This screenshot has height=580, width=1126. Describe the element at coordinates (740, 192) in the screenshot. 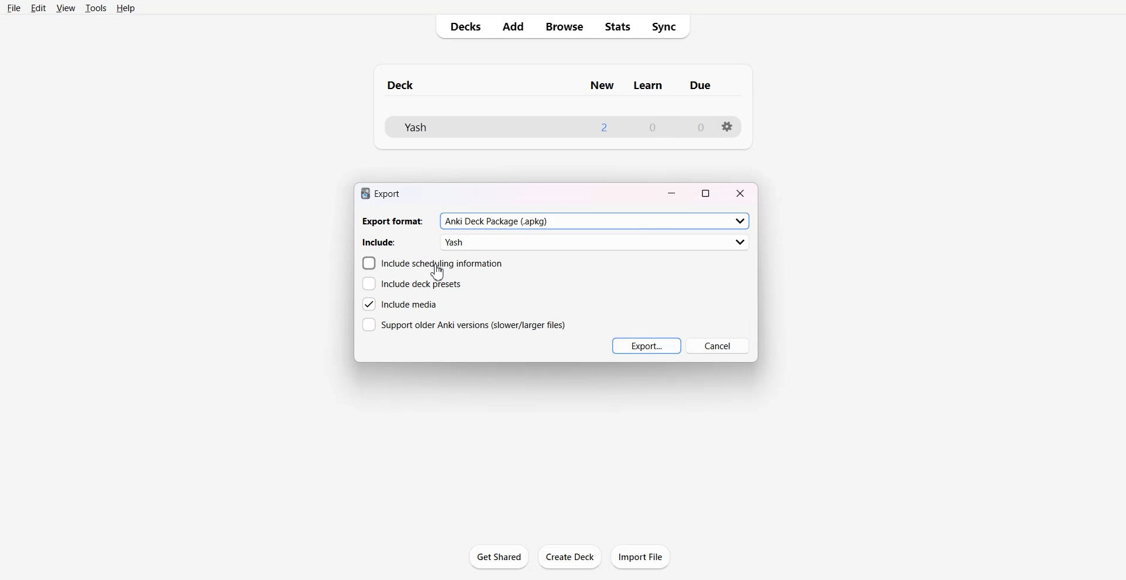

I see `Close` at that location.